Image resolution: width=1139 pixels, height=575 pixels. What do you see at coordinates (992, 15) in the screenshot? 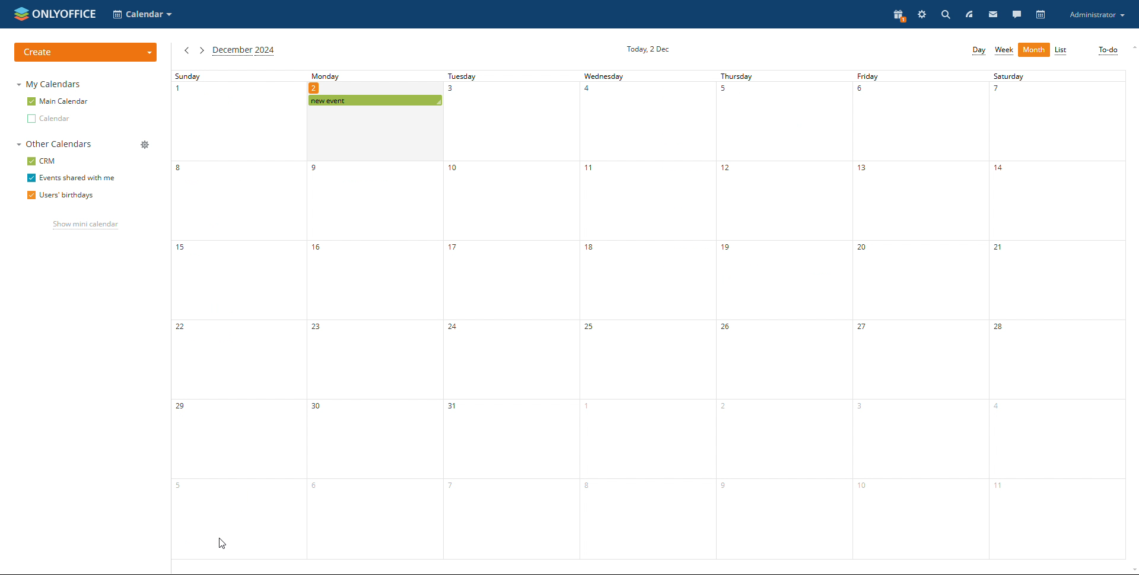
I see `mail` at bounding box center [992, 15].